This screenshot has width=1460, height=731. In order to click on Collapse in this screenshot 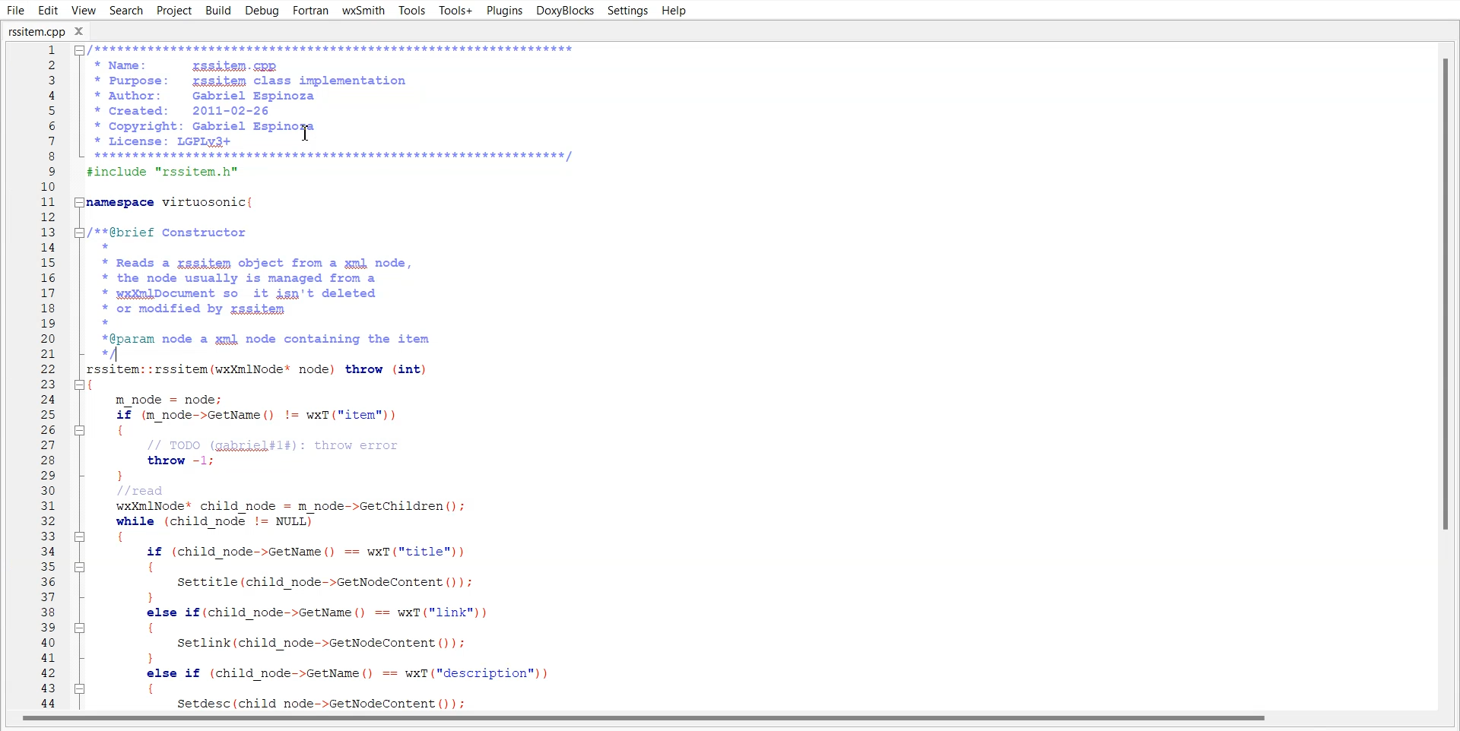, I will do `click(79, 688)`.